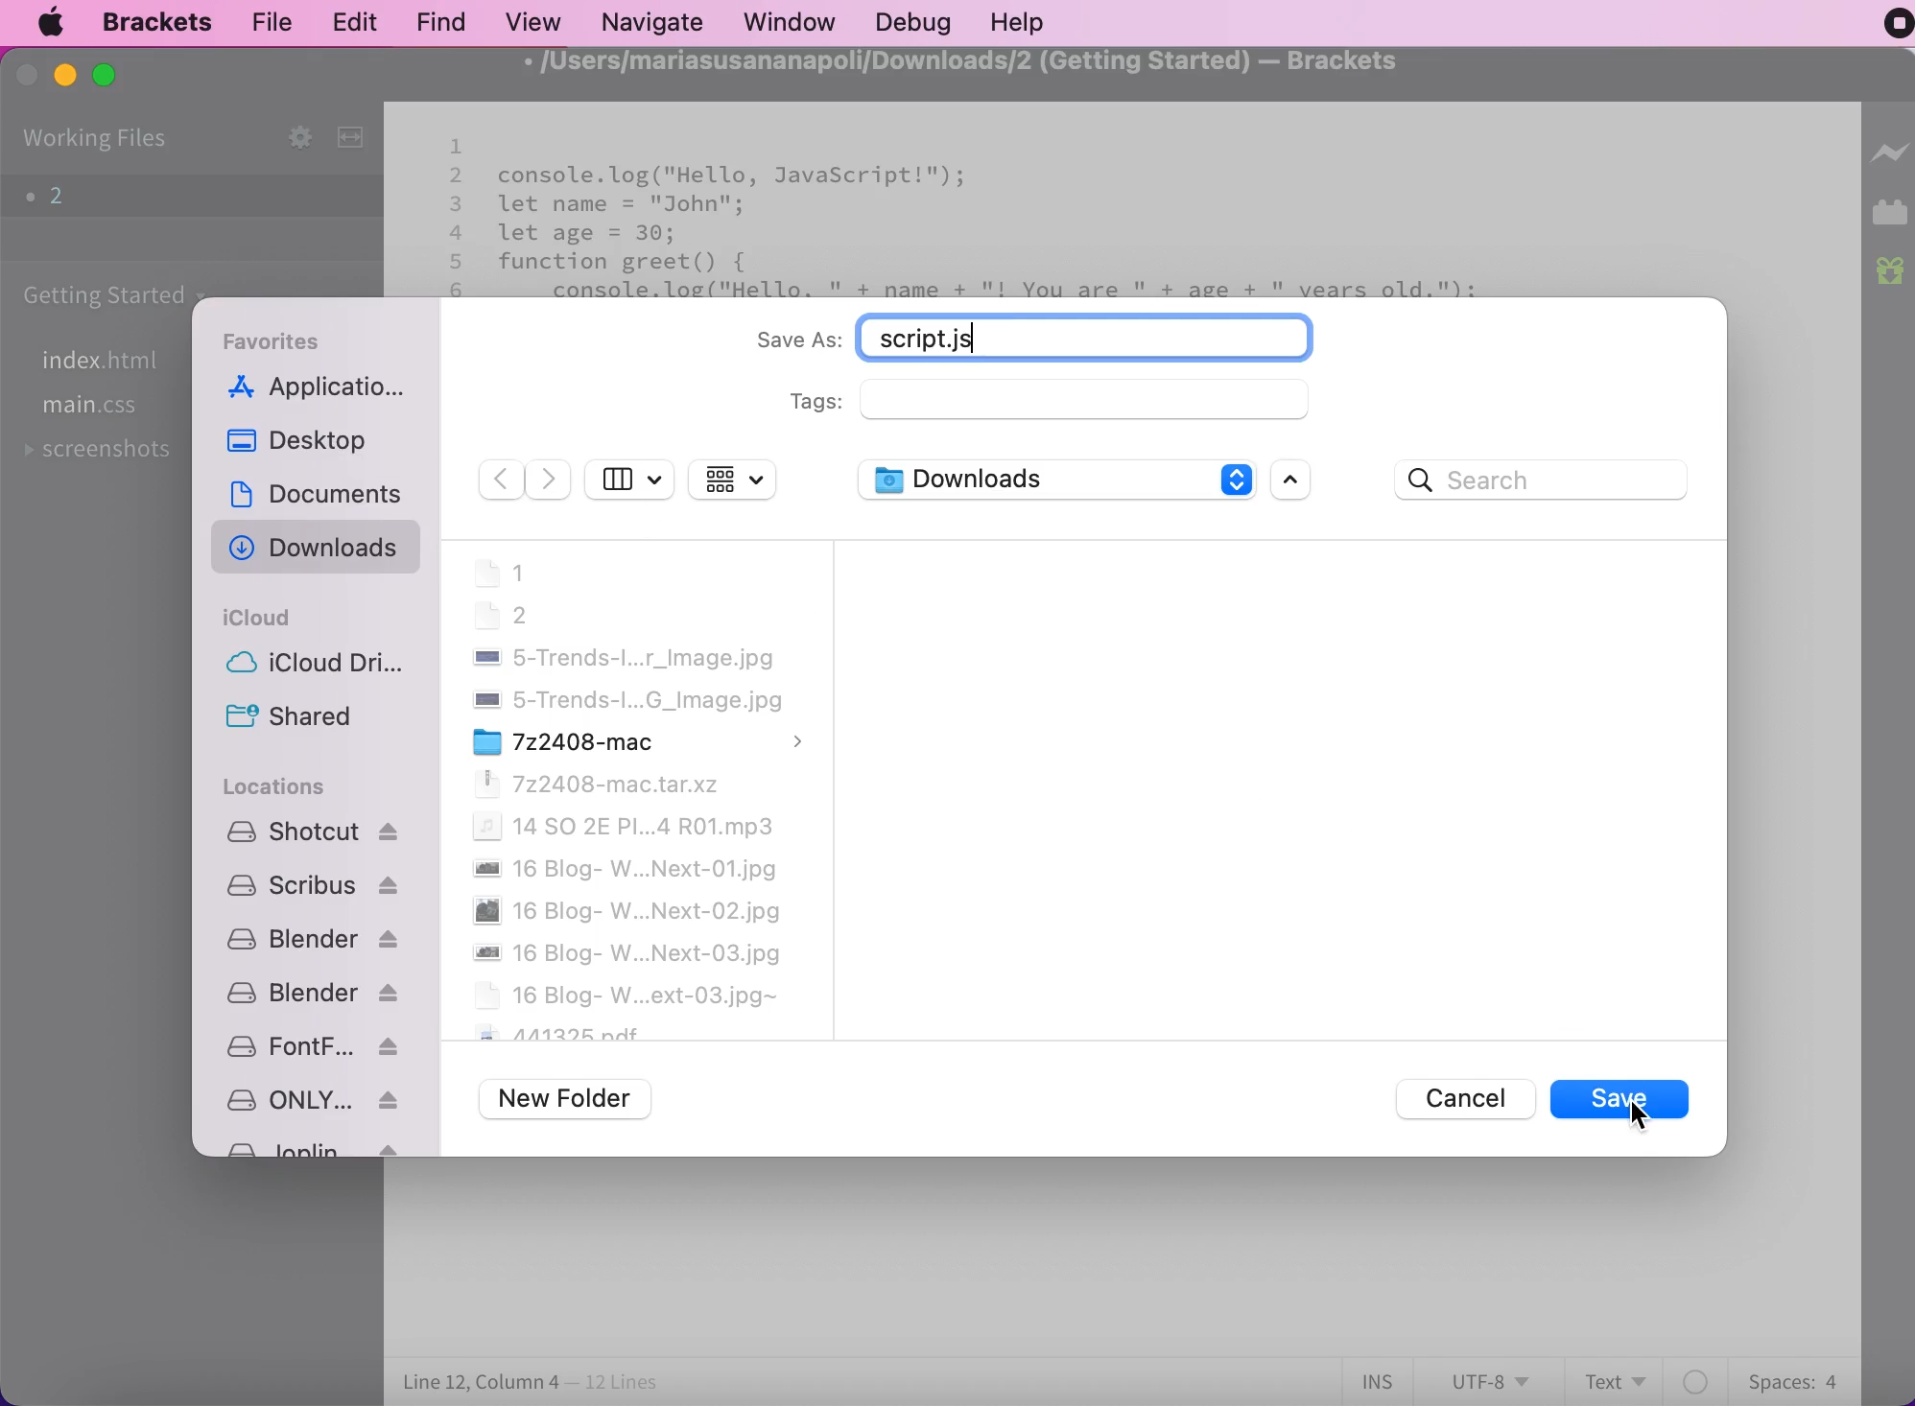 Image resolution: width=1915 pixels, height=1406 pixels. Describe the element at coordinates (25, 80) in the screenshot. I see `close` at that location.